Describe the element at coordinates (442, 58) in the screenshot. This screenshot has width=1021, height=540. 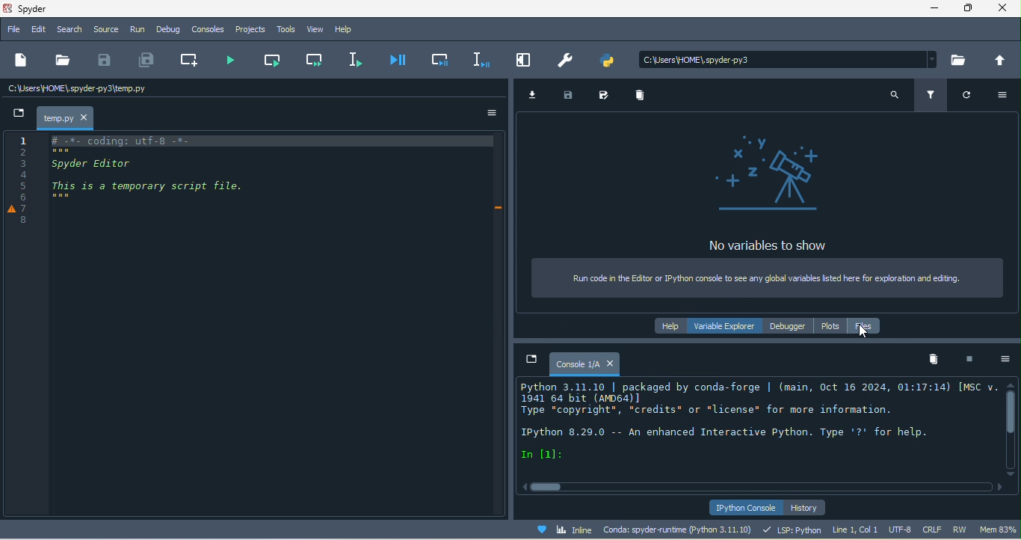
I see `debug cell` at that location.